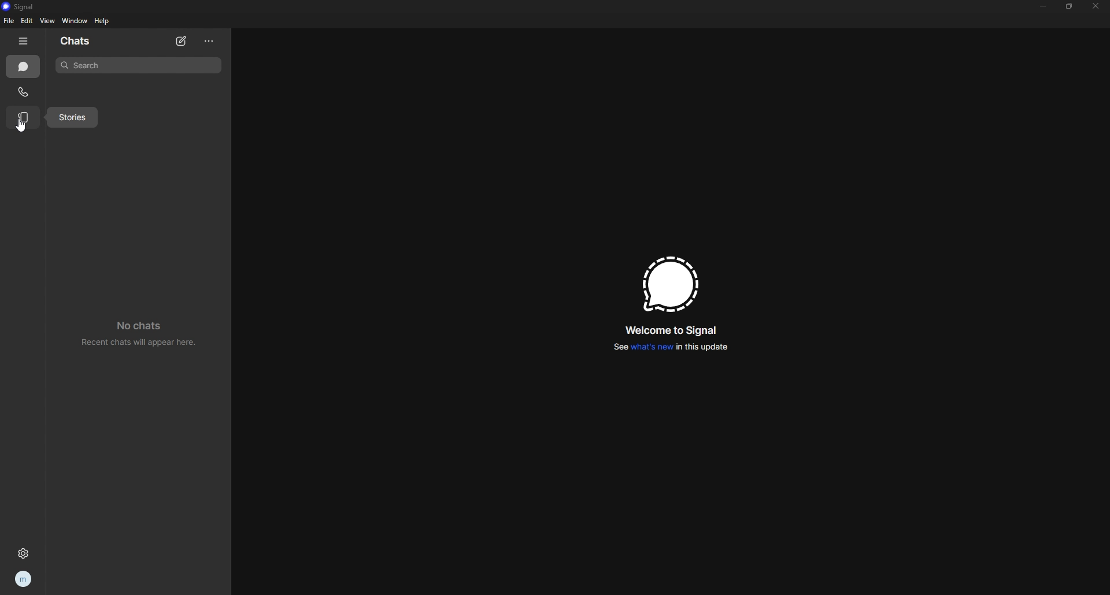 The width and height of the screenshot is (1110, 595). I want to click on cursor, so click(23, 127).